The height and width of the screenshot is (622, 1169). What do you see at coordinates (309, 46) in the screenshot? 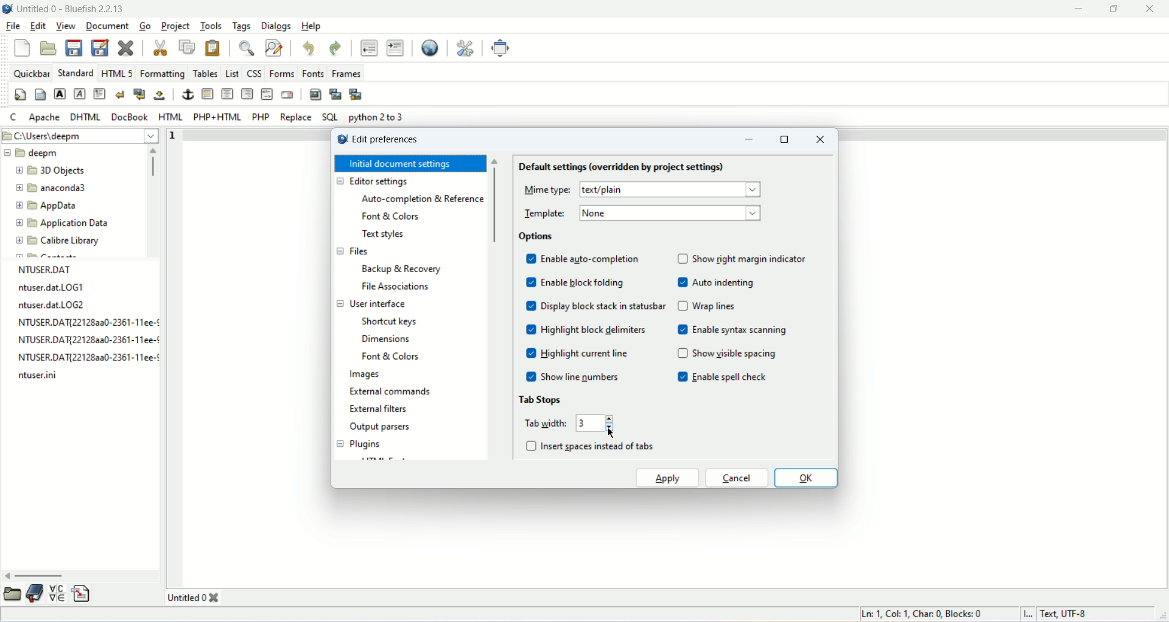
I see `undo` at bounding box center [309, 46].